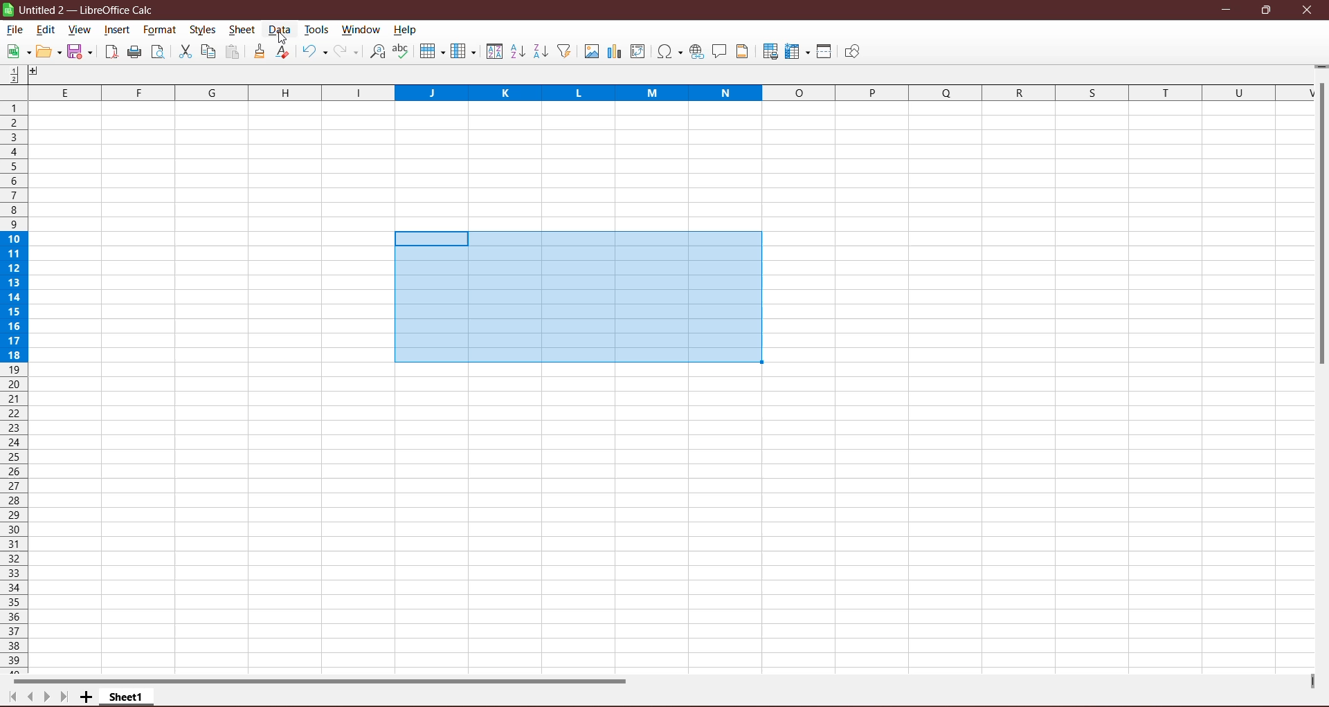 This screenshot has width=1329, height=707. I want to click on Columns, so click(658, 91).